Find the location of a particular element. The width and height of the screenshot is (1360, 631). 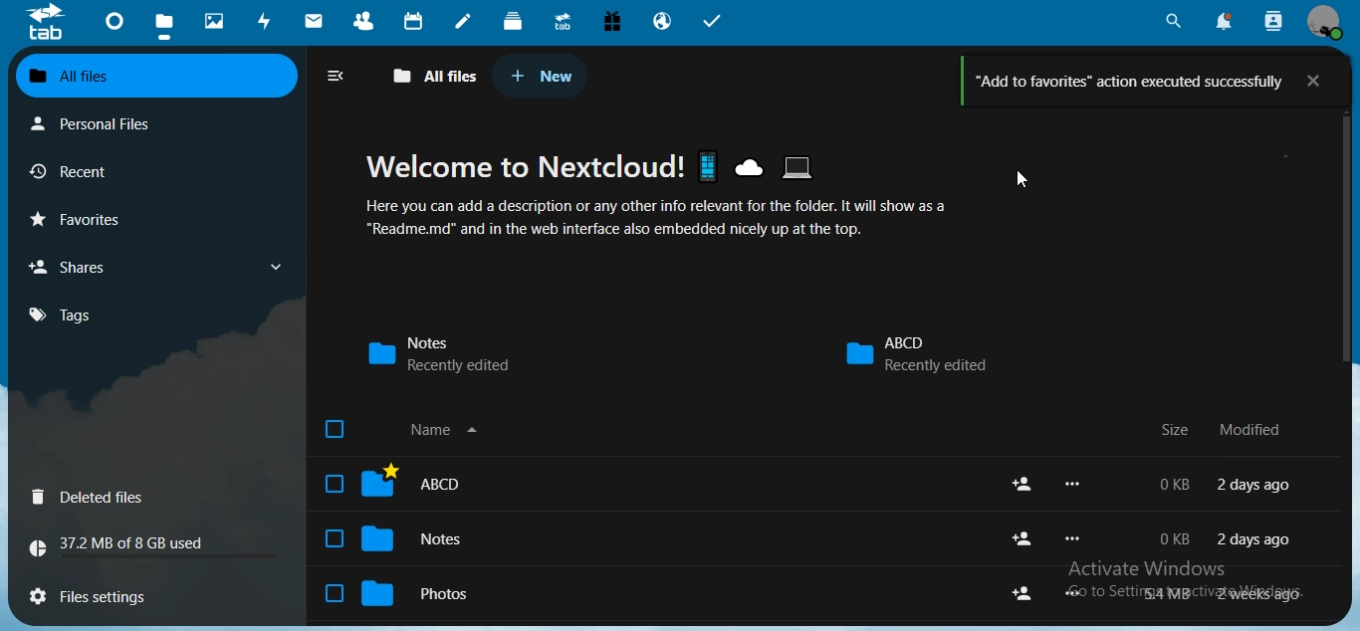

notifications is located at coordinates (1225, 21).